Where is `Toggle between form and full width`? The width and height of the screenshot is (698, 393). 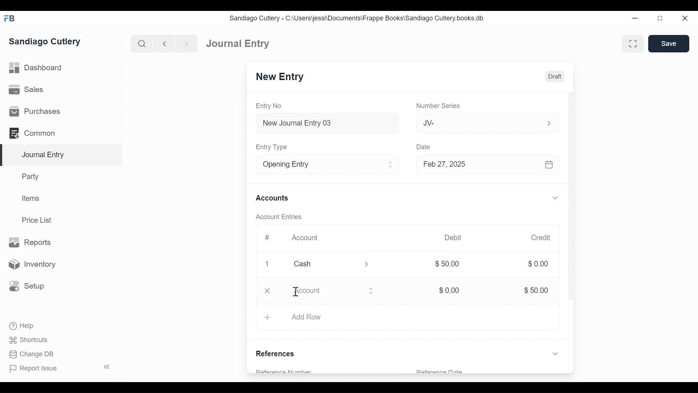
Toggle between form and full width is located at coordinates (633, 43).